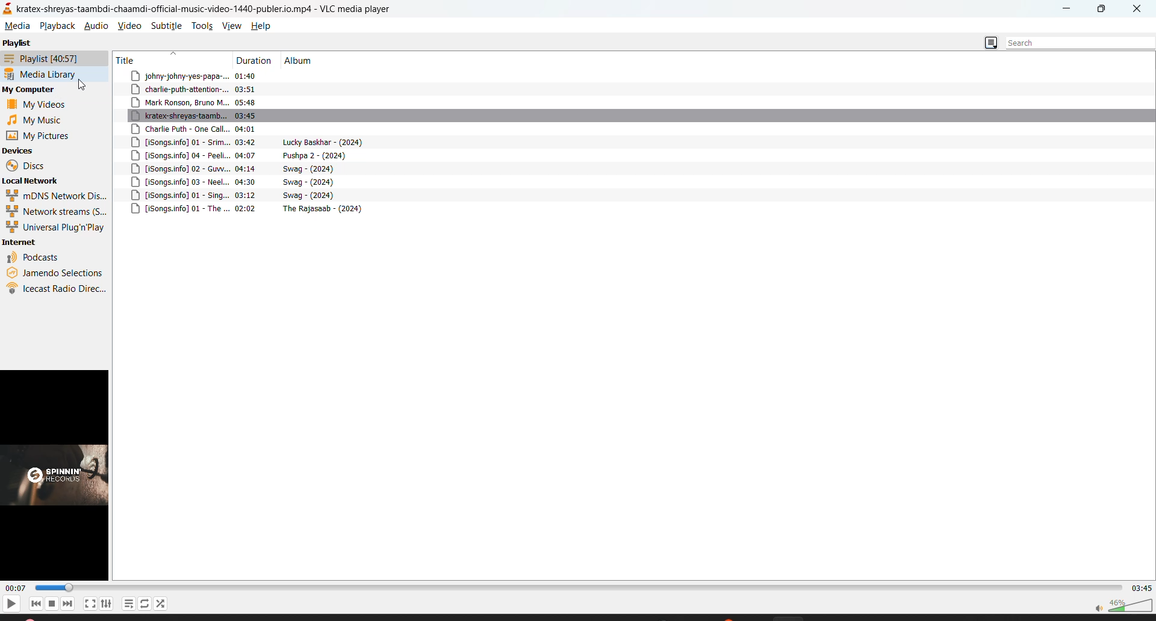  I want to click on search, so click(1073, 40).